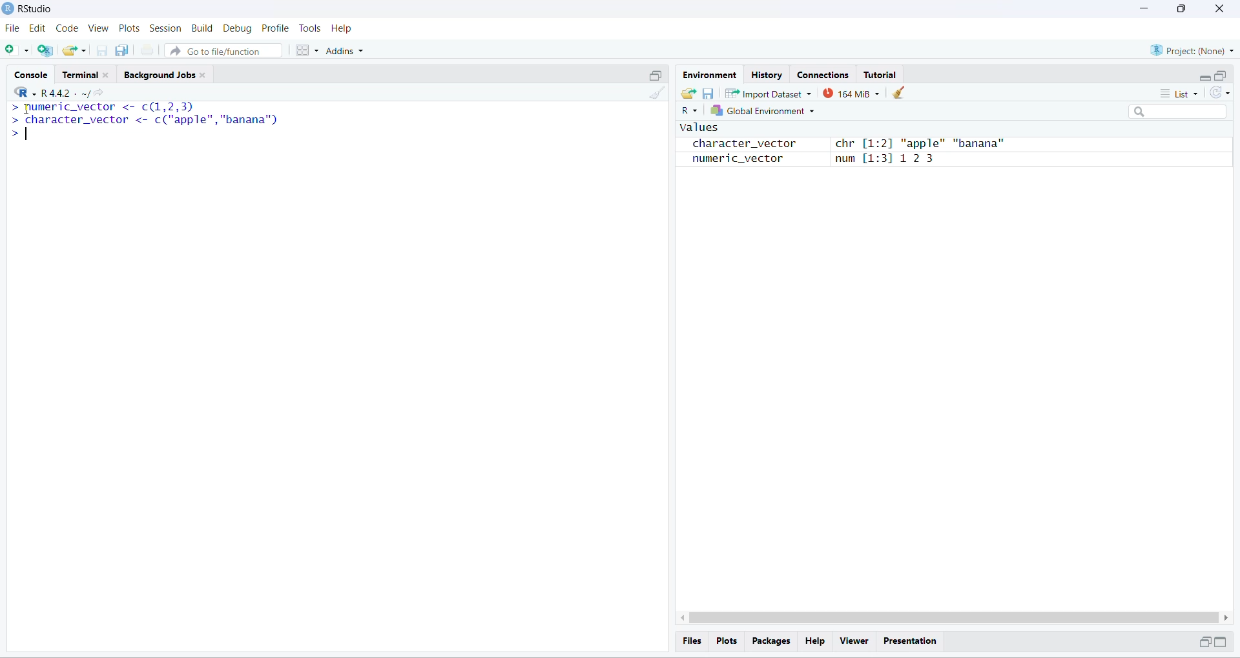 The width and height of the screenshot is (1240, 658). Describe the element at coordinates (123, 50) in the screenshot. I see `save all open document` at that location.